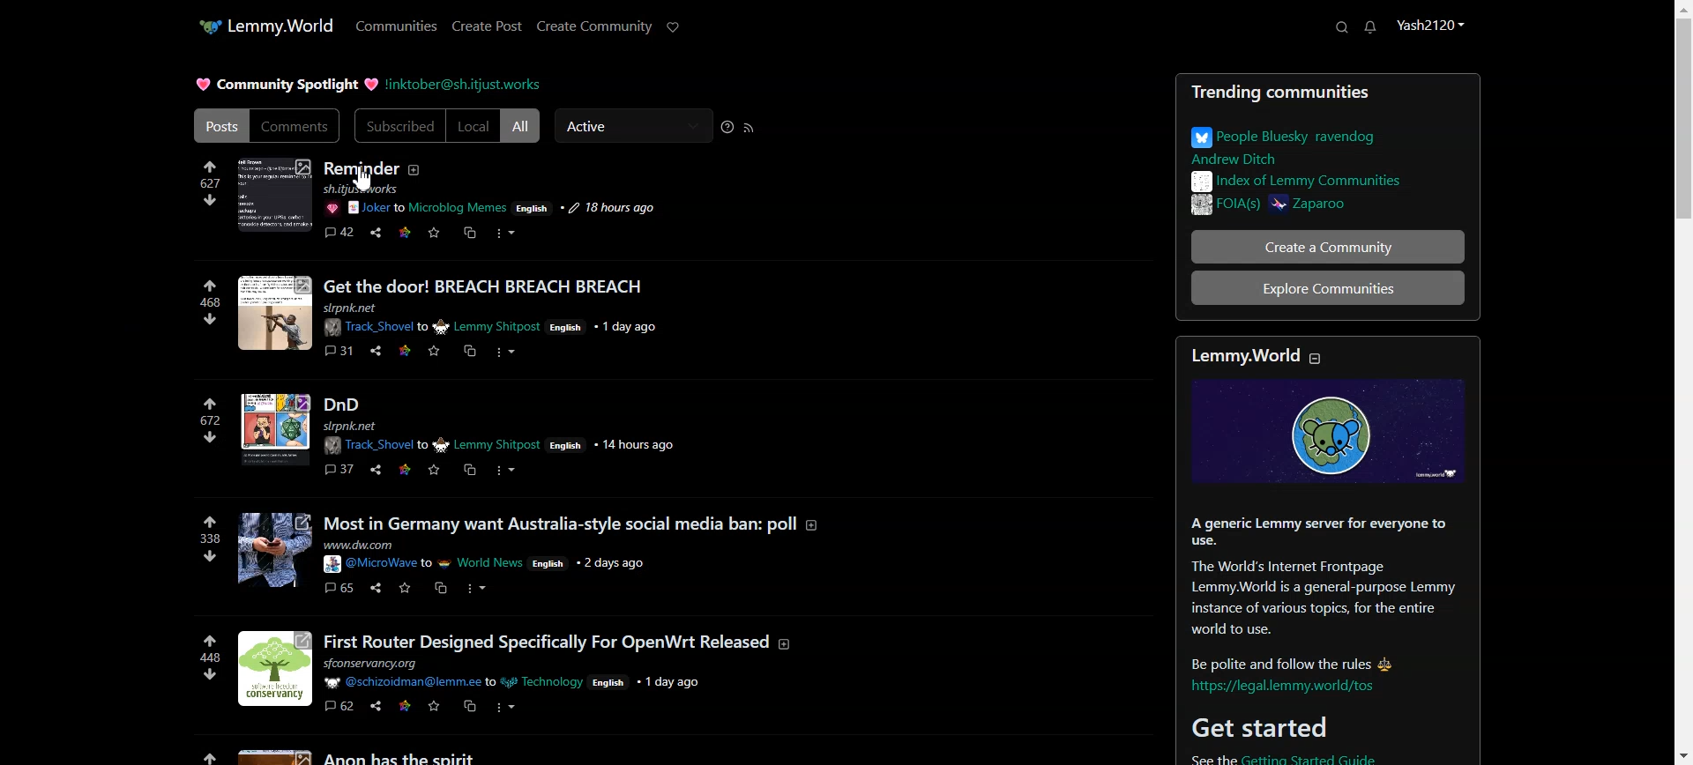 Image resolution: width=1693 pixels, height=765 pixels. Describe the element at coordinates (265, 26) in the screenshot. I see `Home Page` at that location.